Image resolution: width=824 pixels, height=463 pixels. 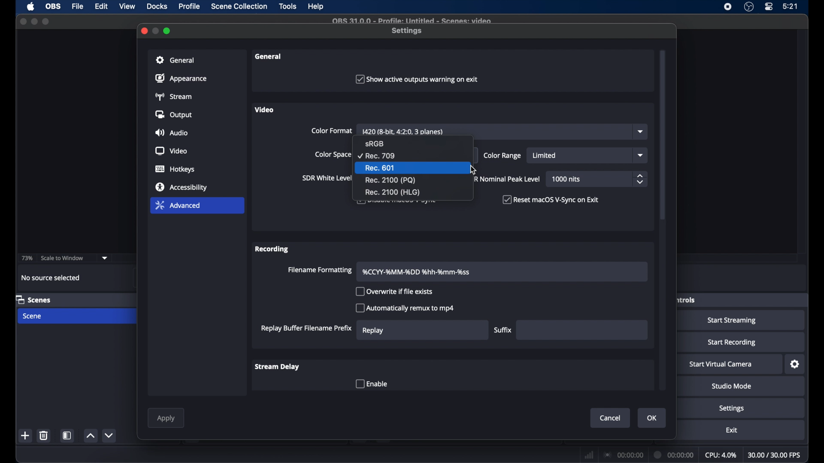 I want to click on maximize, so click(x=168, y=31).